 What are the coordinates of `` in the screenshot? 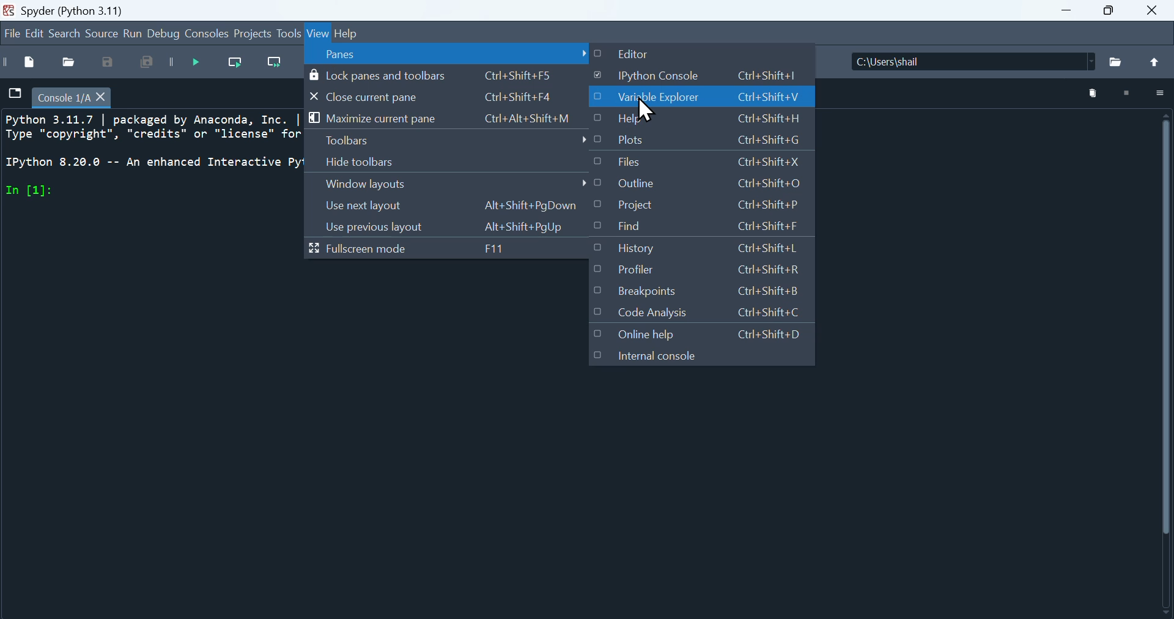 It's located at (10, 34).